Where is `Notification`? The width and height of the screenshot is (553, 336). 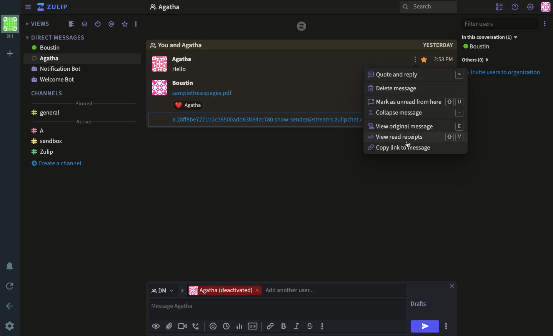
Notification is located at coordinates (11, 266).